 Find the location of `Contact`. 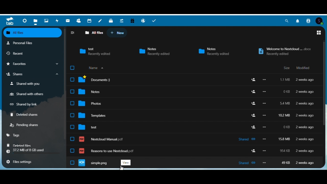

Contact is located at coordinates (308, 21).